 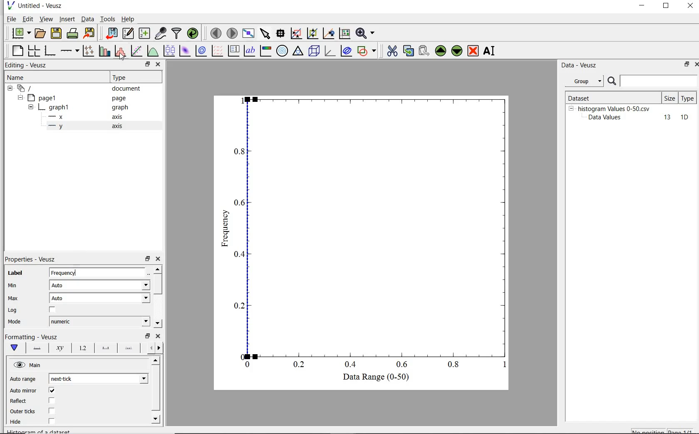 What do you see at coordinates (159, 64) in the screenshot?
I see `close` at bounding box center [159, 64].